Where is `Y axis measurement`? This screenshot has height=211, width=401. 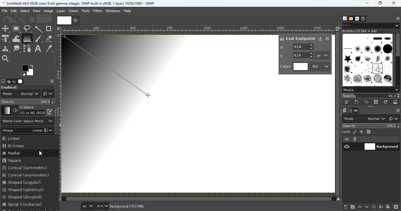
Y axis measurement is located at coordinates (297, 55).